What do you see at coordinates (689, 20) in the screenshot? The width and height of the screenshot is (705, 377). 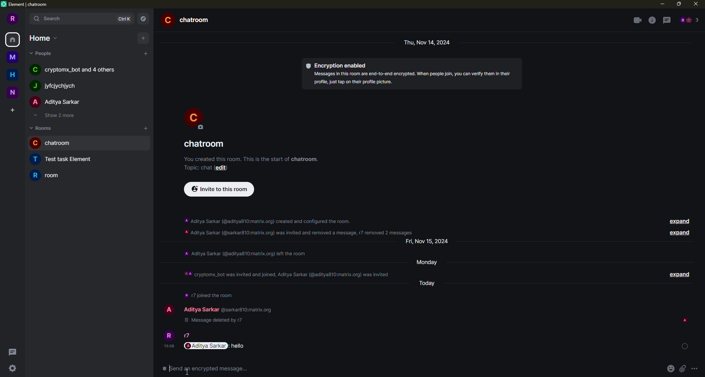 I see `people` at bounding box center [689, 20].